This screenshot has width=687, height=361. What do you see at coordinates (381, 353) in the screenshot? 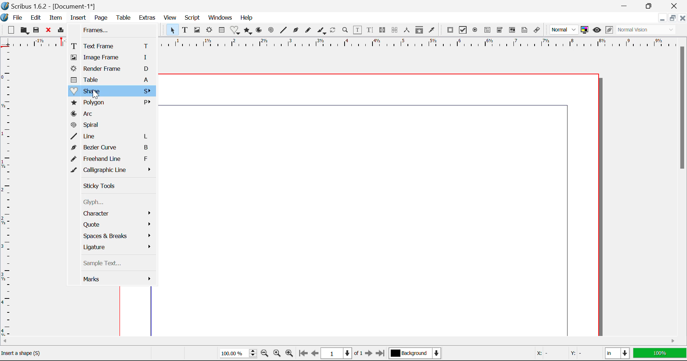
I see `Last Page` at bounding box center [381, 353].